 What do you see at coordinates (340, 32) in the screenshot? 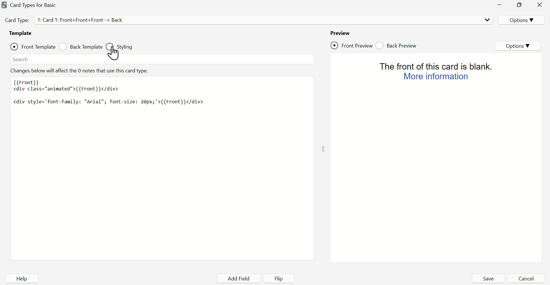
I see `Preview` at bounding box center [340, 32].